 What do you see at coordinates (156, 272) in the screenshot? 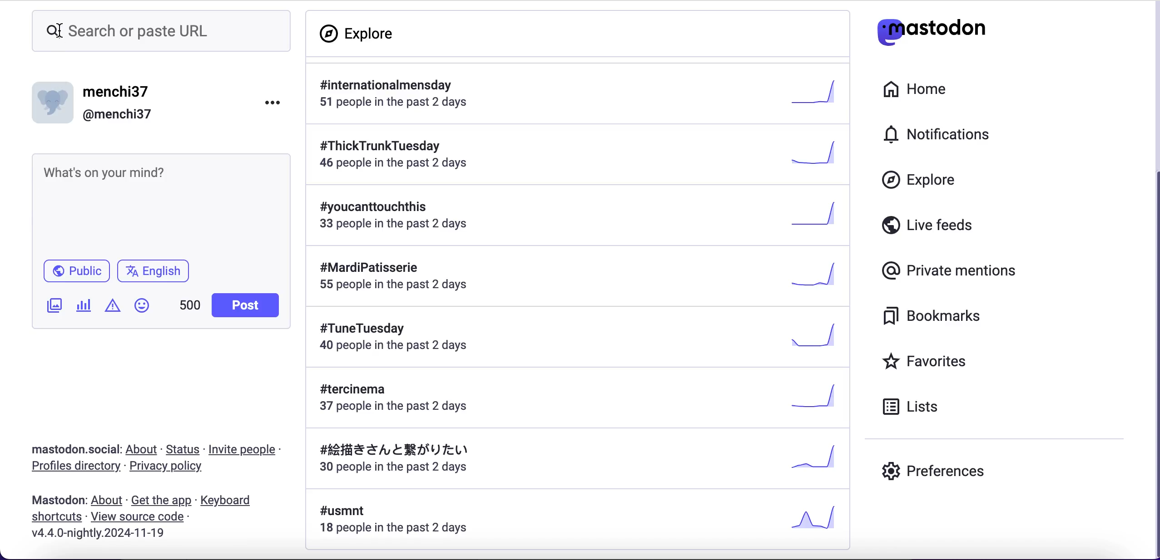
I see `english` at bounding box center [156, 272].